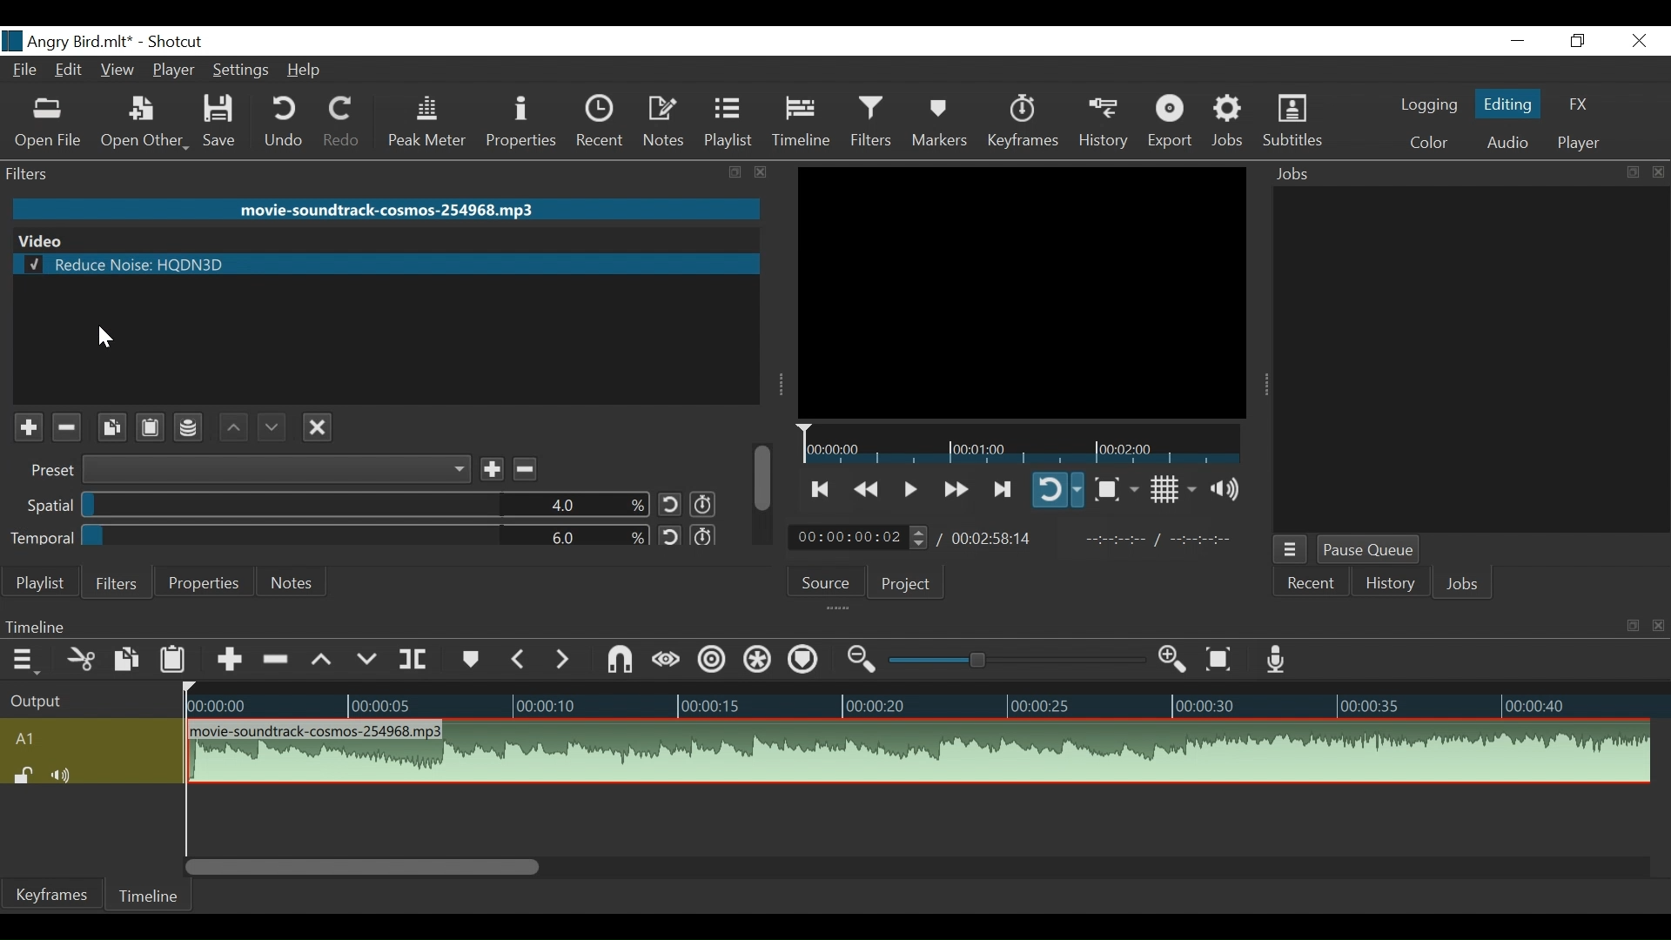 This screenshot has width=1671, height=940. I want to click on Audio, so click(1507, 142).